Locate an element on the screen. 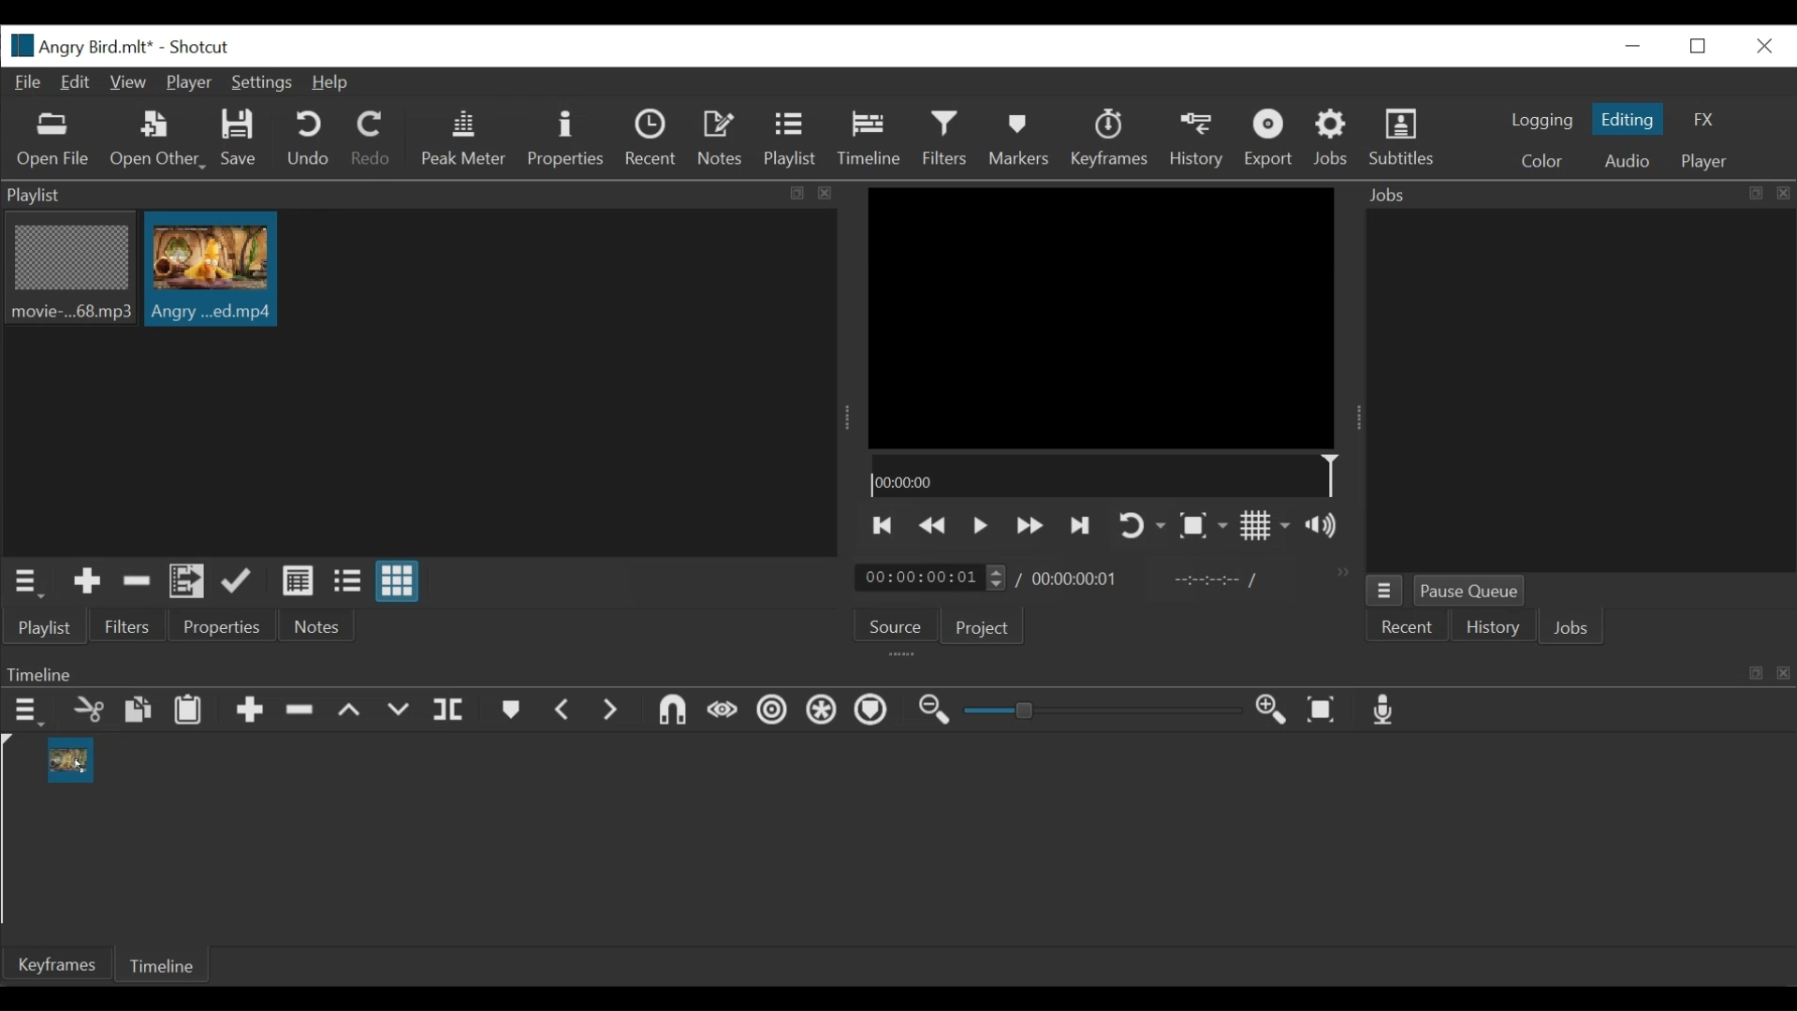 This screenshot has height=1011, width=1797. Pause Queue is located at coordinates (1469, 589).